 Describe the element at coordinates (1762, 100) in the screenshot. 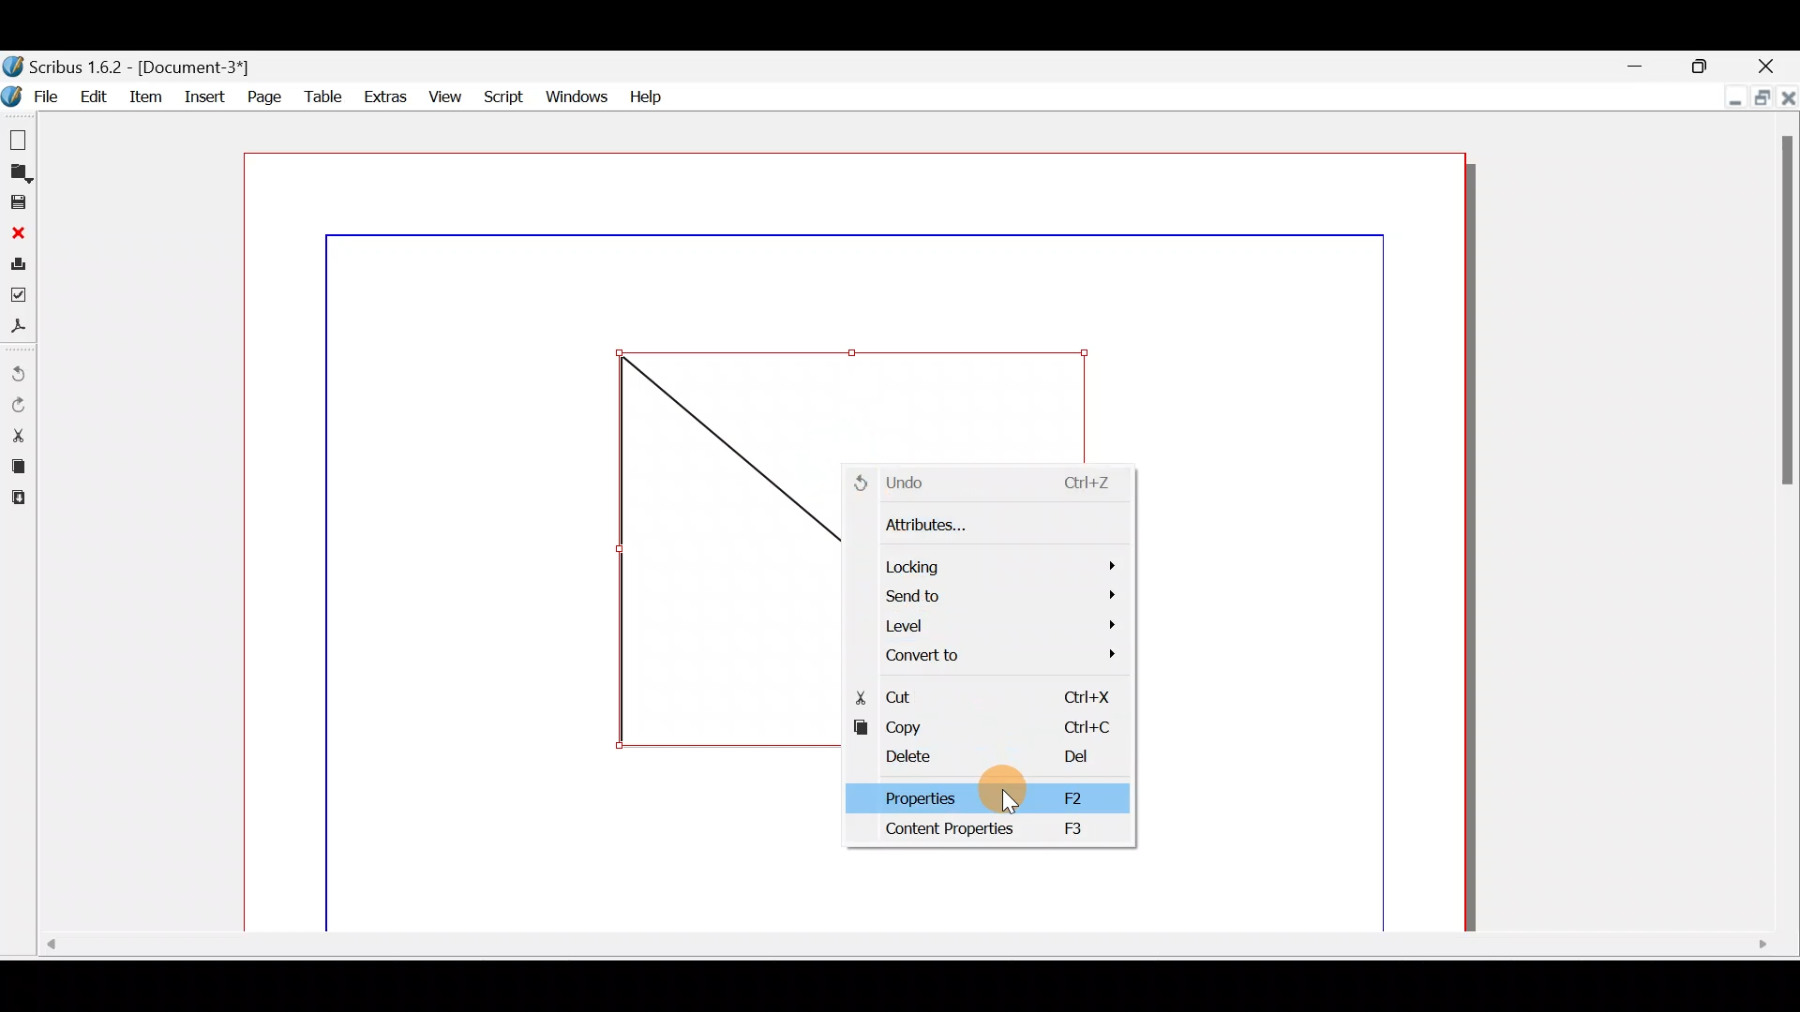

I see `Maximise` at that location.